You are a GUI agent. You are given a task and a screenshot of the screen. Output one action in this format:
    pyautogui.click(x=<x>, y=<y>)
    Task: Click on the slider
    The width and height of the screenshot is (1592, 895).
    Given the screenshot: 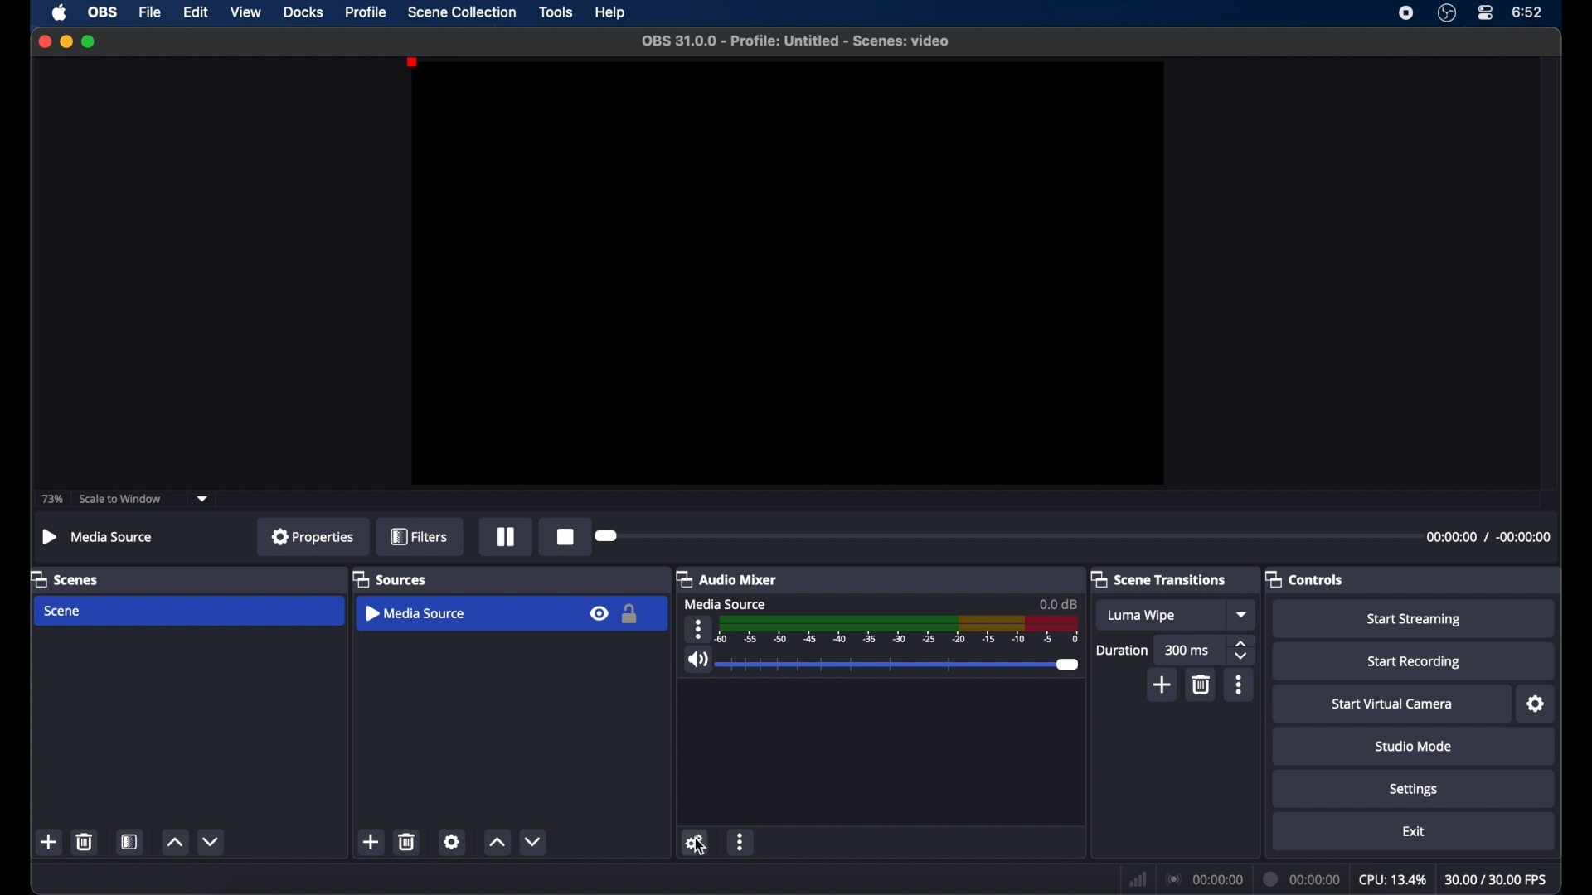 What is the action you would take?
    pyautogui.click(x=900, y=665)
    